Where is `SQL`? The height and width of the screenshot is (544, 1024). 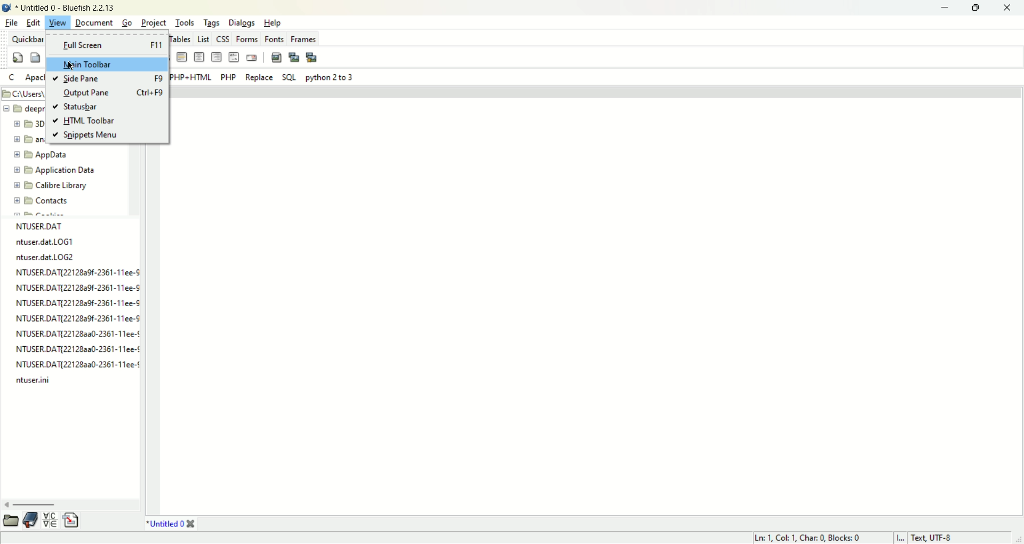
SQL is located at coordinates (289, 77).